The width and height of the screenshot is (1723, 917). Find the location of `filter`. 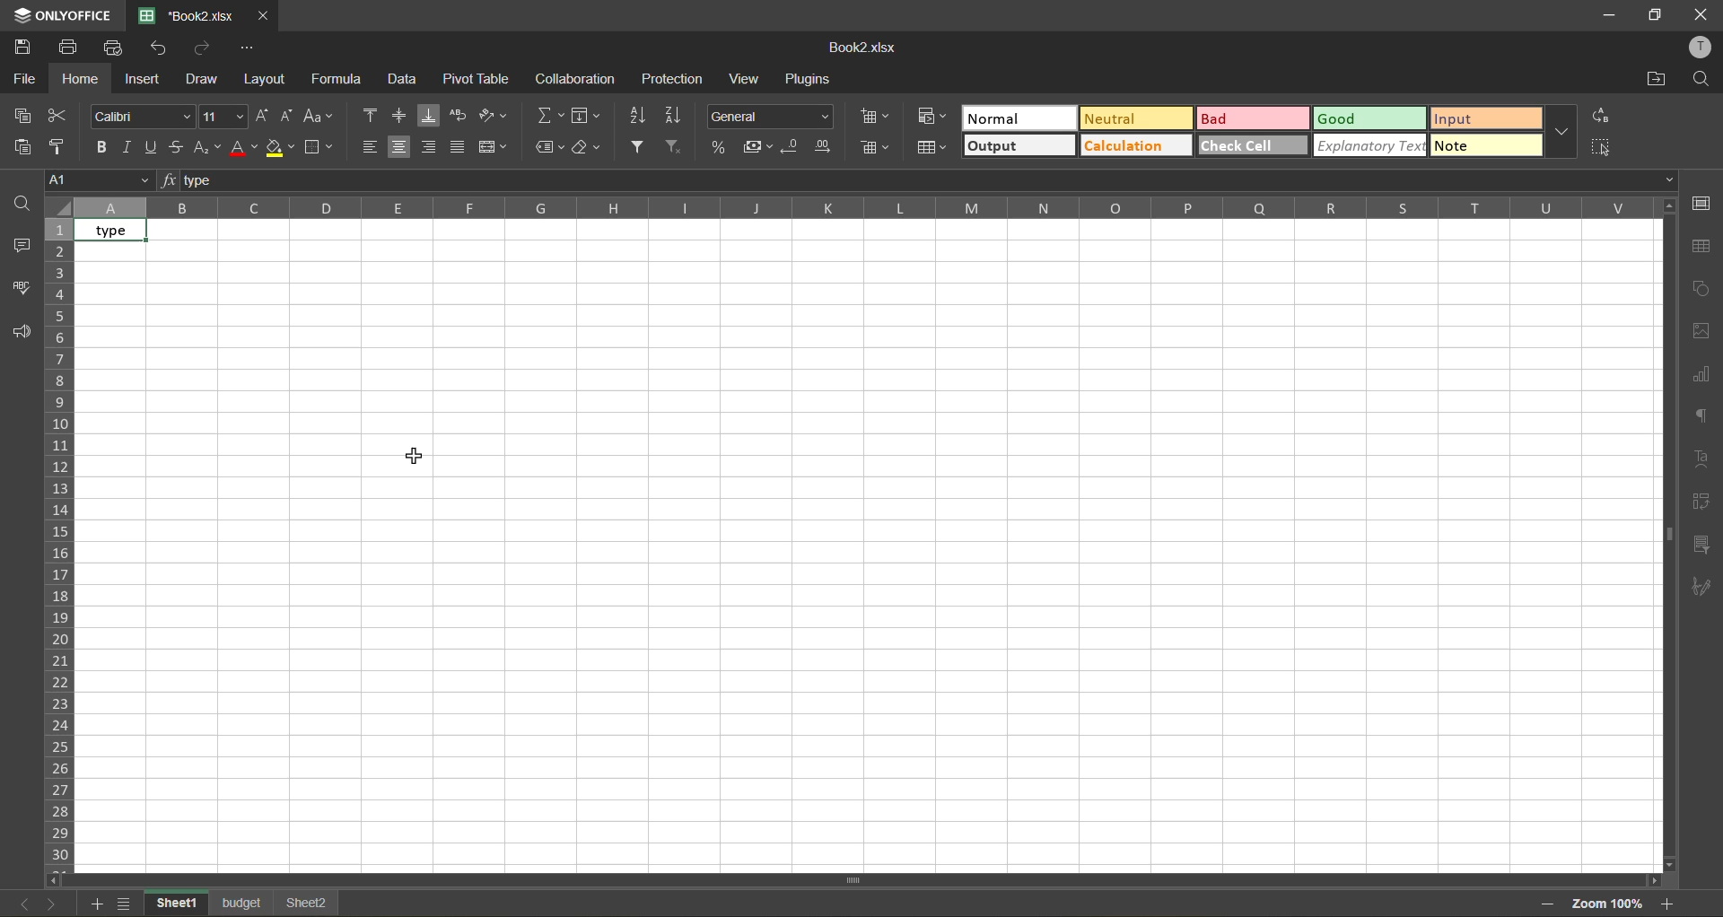

filter is located at coordinates (640, 147).